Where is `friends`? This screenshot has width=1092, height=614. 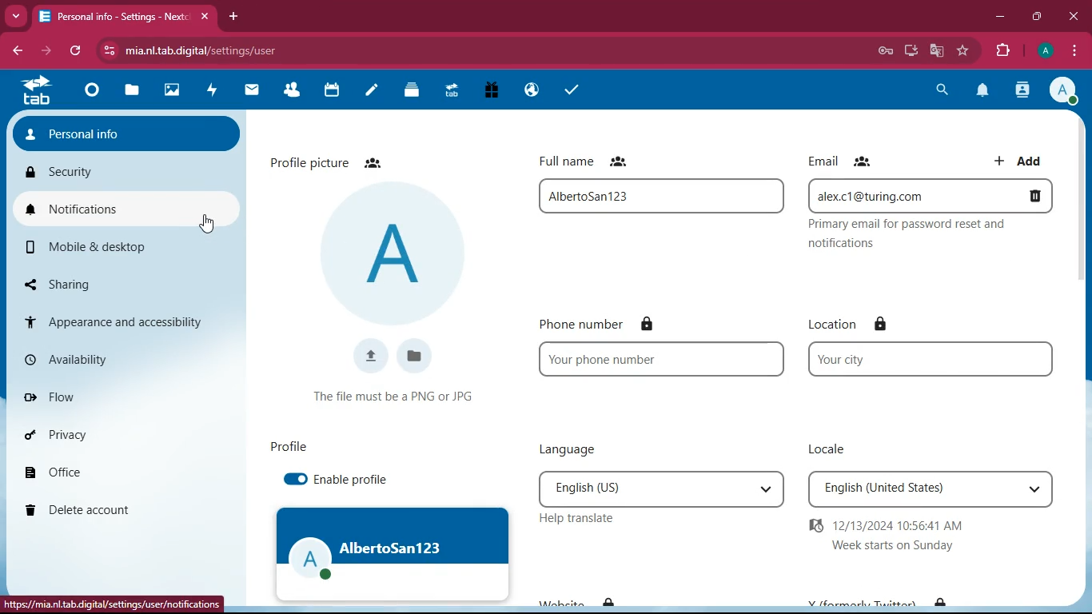
friends is located at coordinates (619, 161).